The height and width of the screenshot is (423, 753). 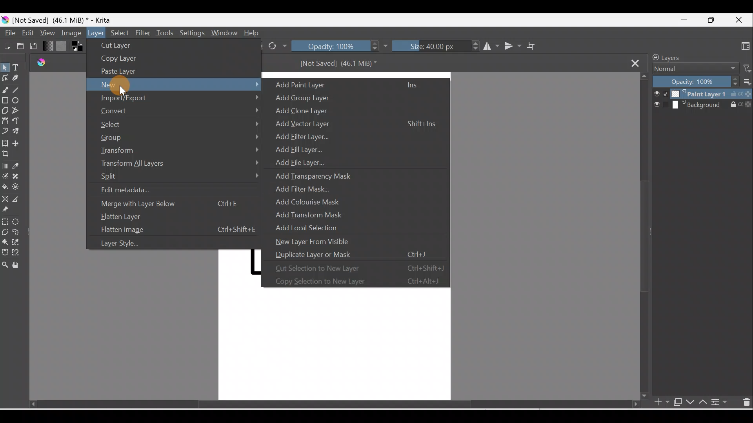 I want to click on Add clone layer, so click(x=306, y=111).